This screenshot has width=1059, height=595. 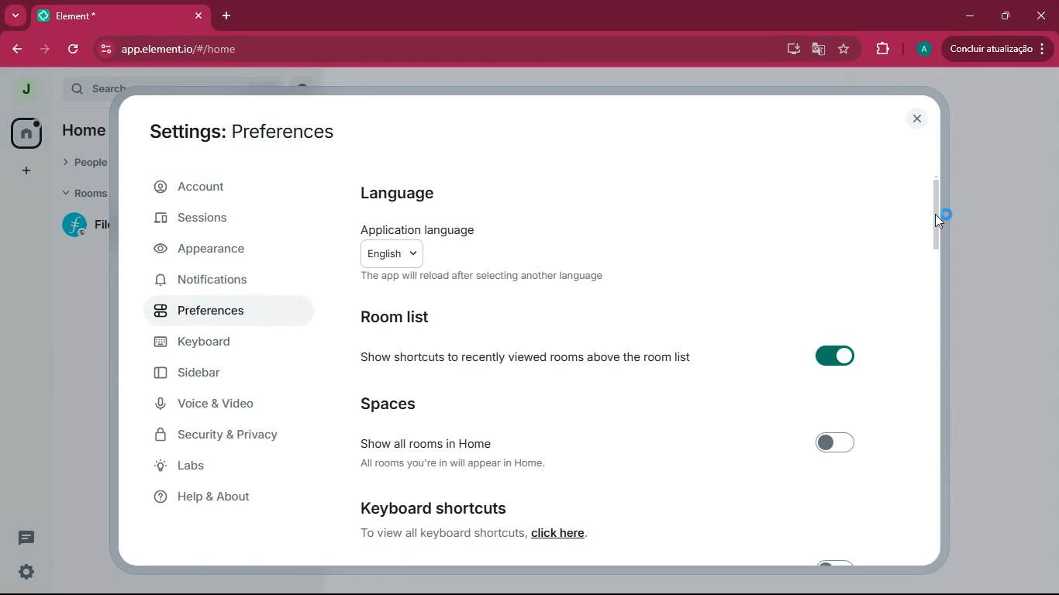 What do you see at coordinates (459, 466) in the screenshot?
I see `All rooms you're in will appear in Home.` at bounding box center [459, 466].